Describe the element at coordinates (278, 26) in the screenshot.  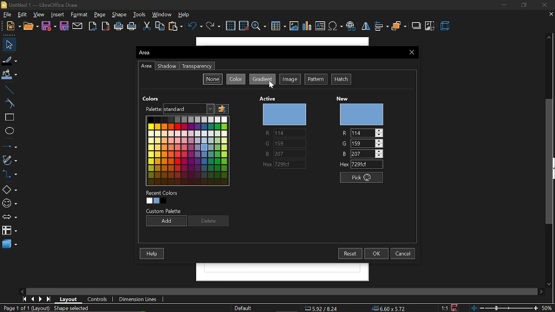
I see `Insert table` at that location.